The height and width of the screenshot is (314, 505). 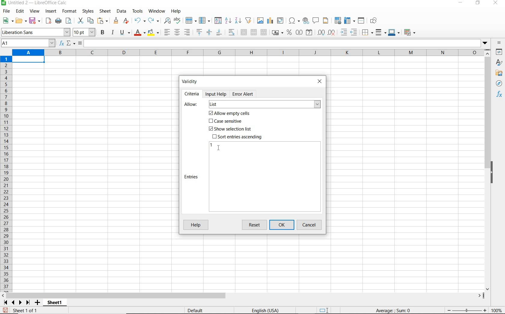 I want to click on gallery, so click(x=500, y=73).